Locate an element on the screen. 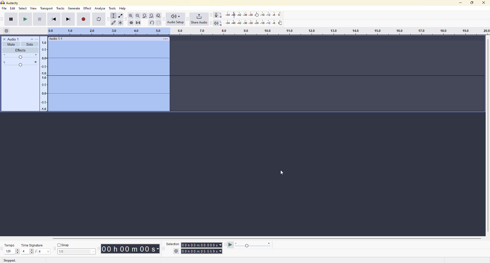 Image resolution: width=490 pixels, height=263 pixels. trim audio outside selection is located at coordinates (130, 22).